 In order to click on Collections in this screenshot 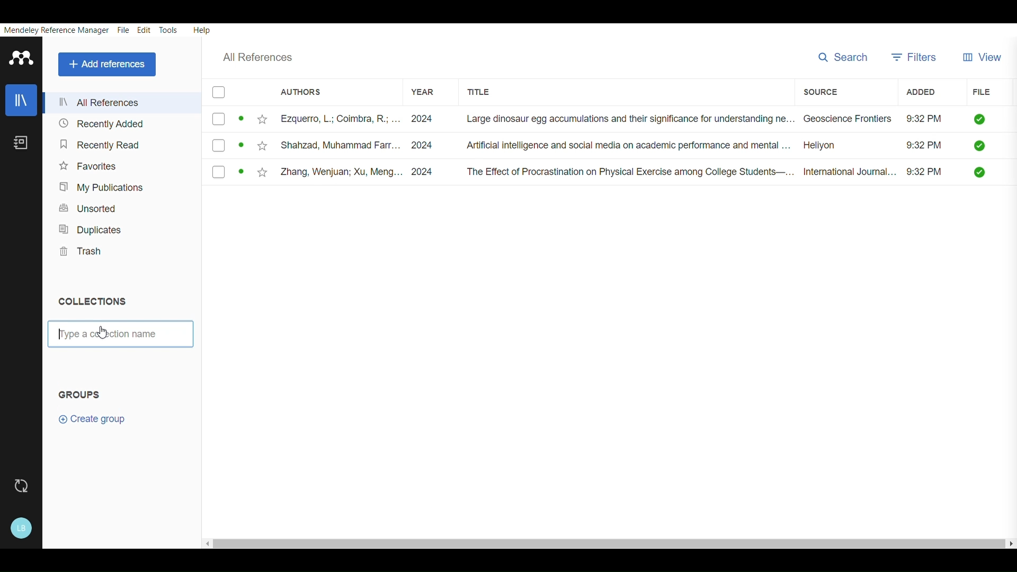, I will do `click(97, 302)`.